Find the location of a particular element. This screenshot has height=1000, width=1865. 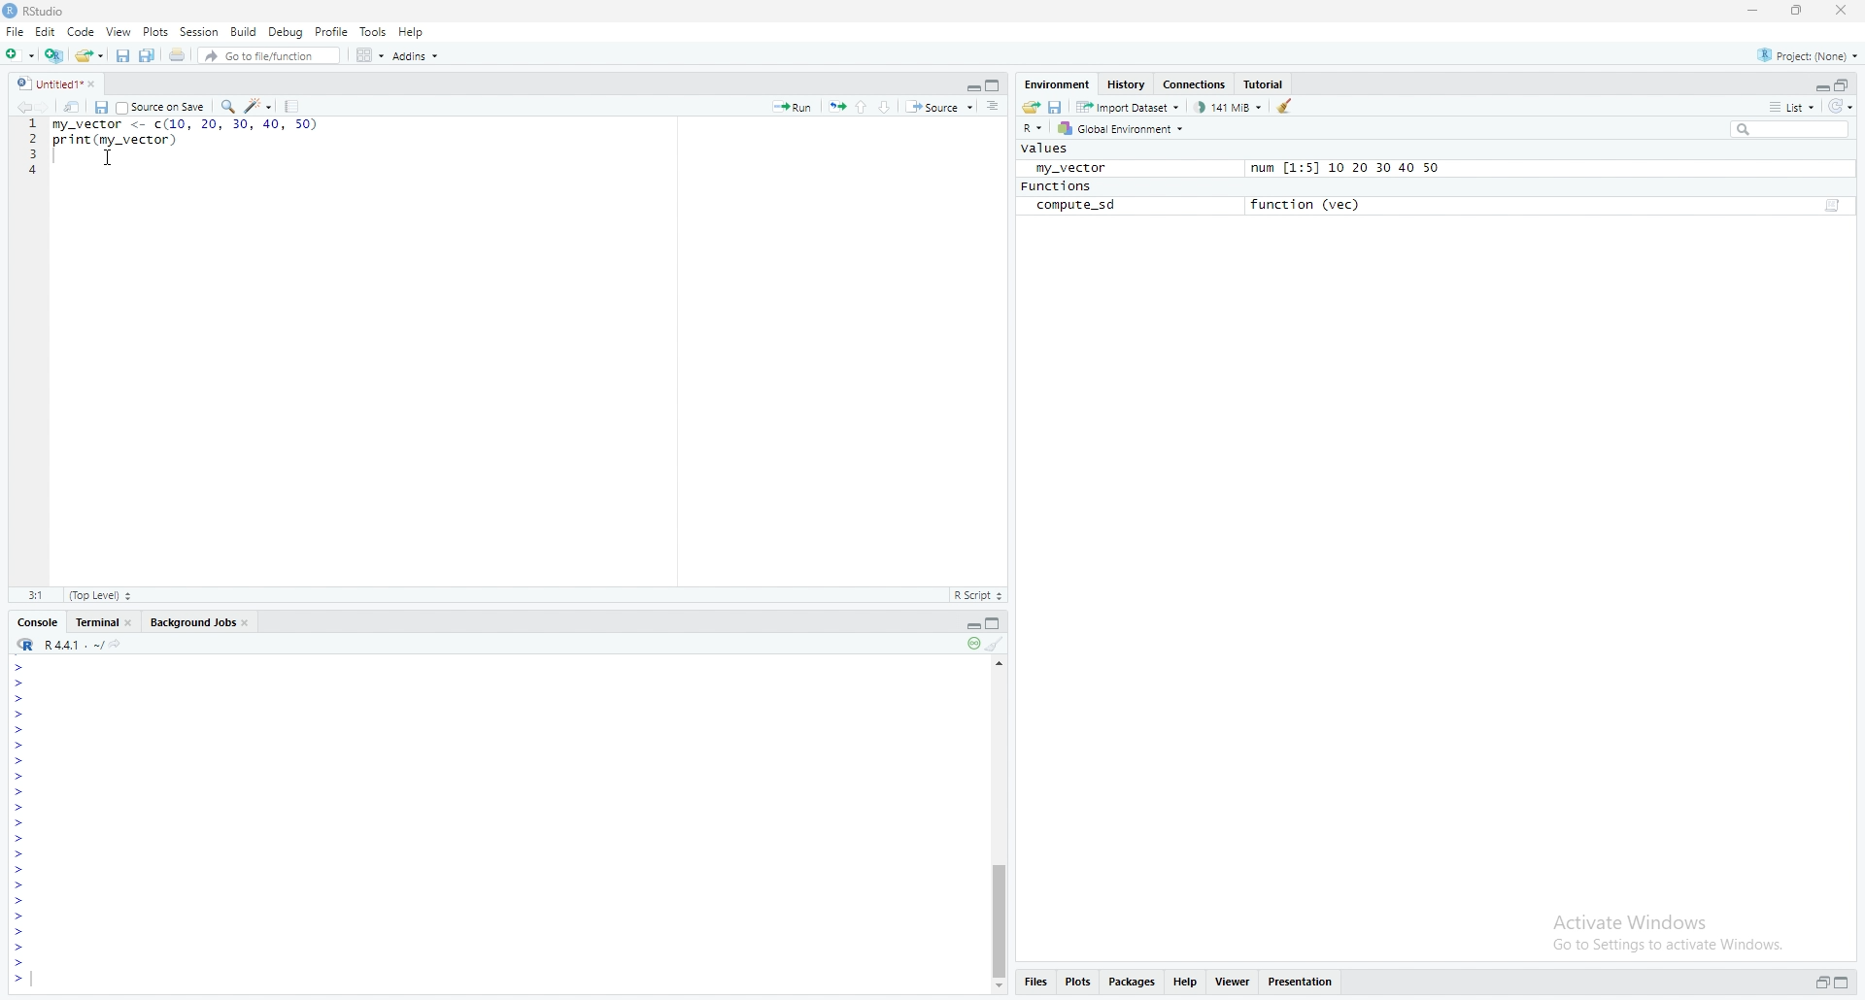

Plots is located at coordinates (1077, 980).